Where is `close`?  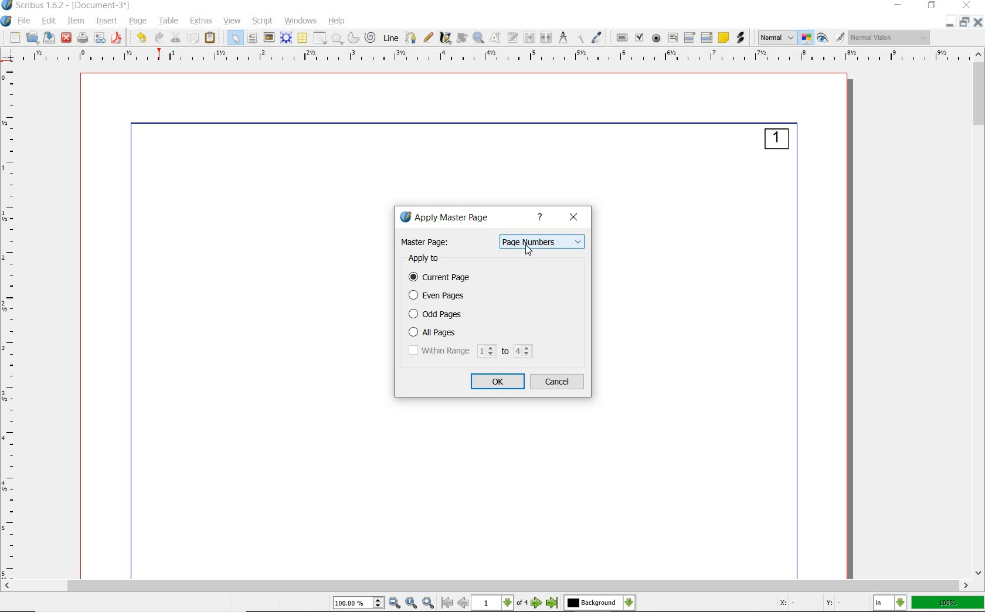
close is located at coordinates (574, 218).